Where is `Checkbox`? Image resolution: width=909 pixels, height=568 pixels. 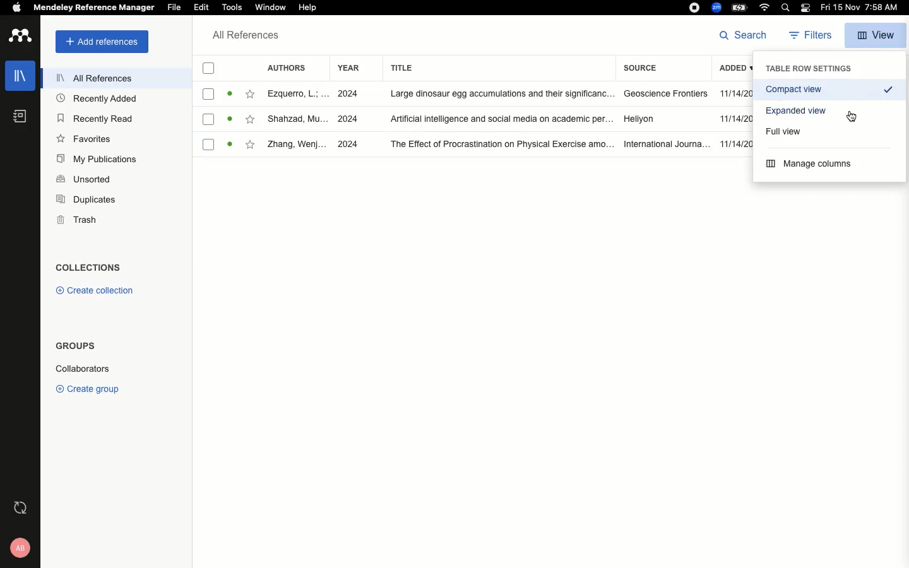 Checkbox is located at coordinates (210, 94).